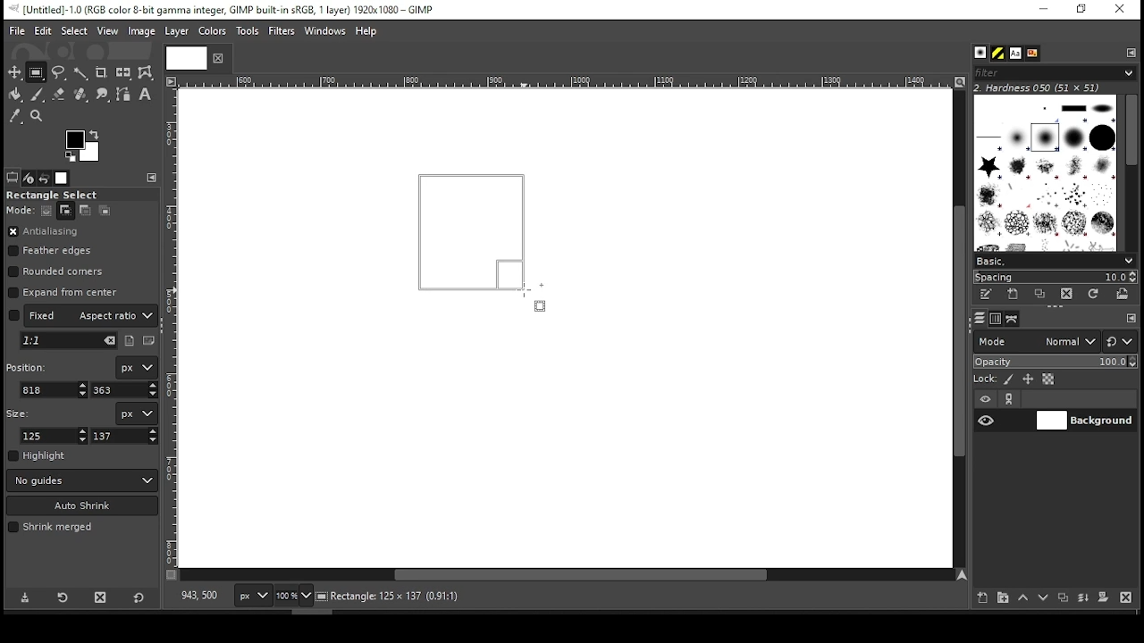 The width and height of the screenshot is (1144, 643). What do you see at coordinates (20, 210) in the screenshot?
I see `move:` at bounding box center [20, 210].